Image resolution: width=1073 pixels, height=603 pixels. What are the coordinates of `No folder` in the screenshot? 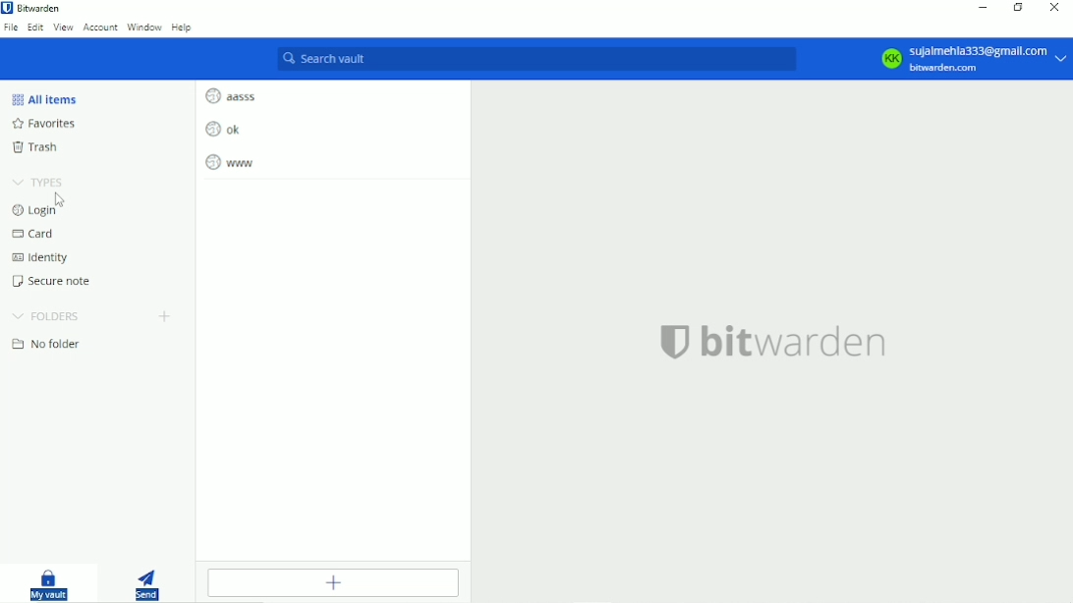 It's located at (48, 344).